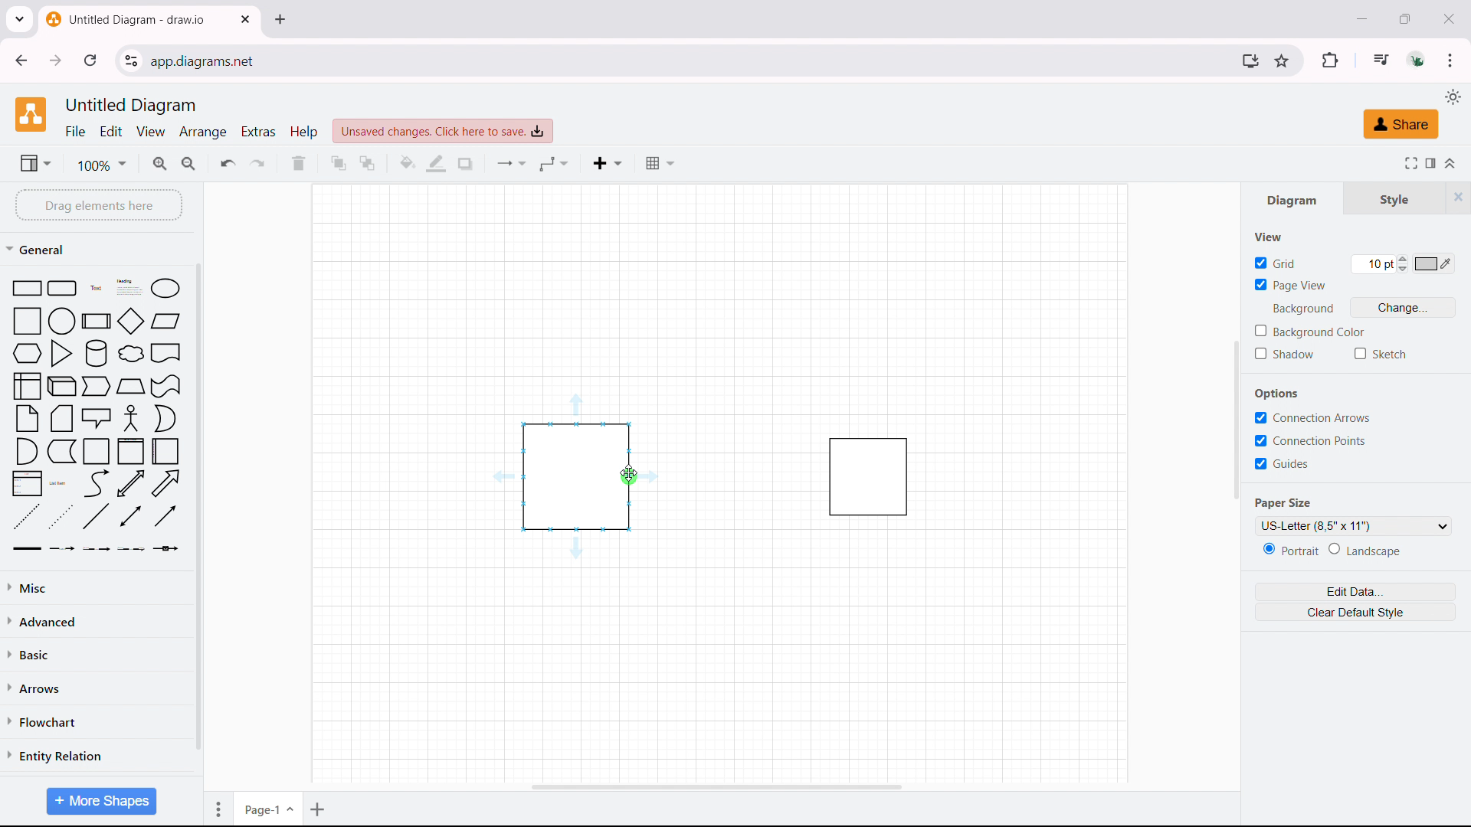 Image resolution: width=1471 pixels, height=827 pixels. Describe the element at coordinates (443, 131) in the screenshot. I see `click to save` at that location.